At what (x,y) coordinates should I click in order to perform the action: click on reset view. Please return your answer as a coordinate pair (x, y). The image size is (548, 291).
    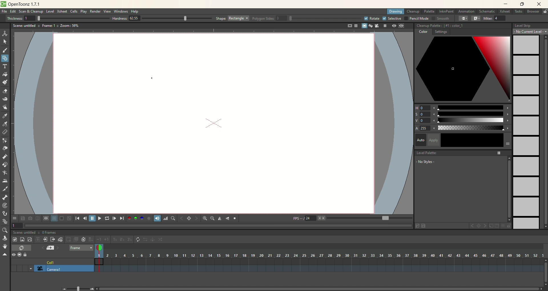
    Looking at the image, I should click on (235, 219).